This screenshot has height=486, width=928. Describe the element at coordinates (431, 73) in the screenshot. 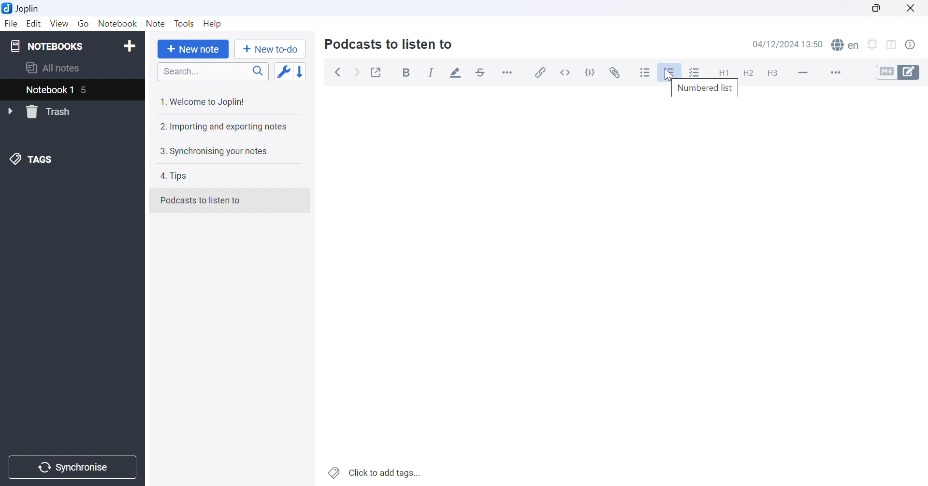

I see `Italic` at that location.